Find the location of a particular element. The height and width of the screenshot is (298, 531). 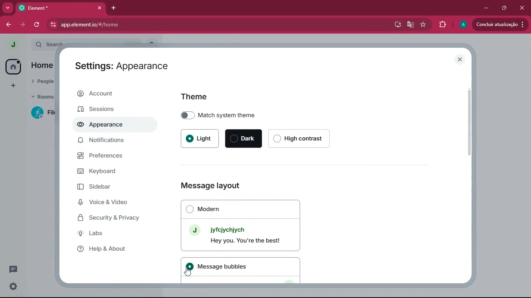

dark is located at coordinates (244, 139).